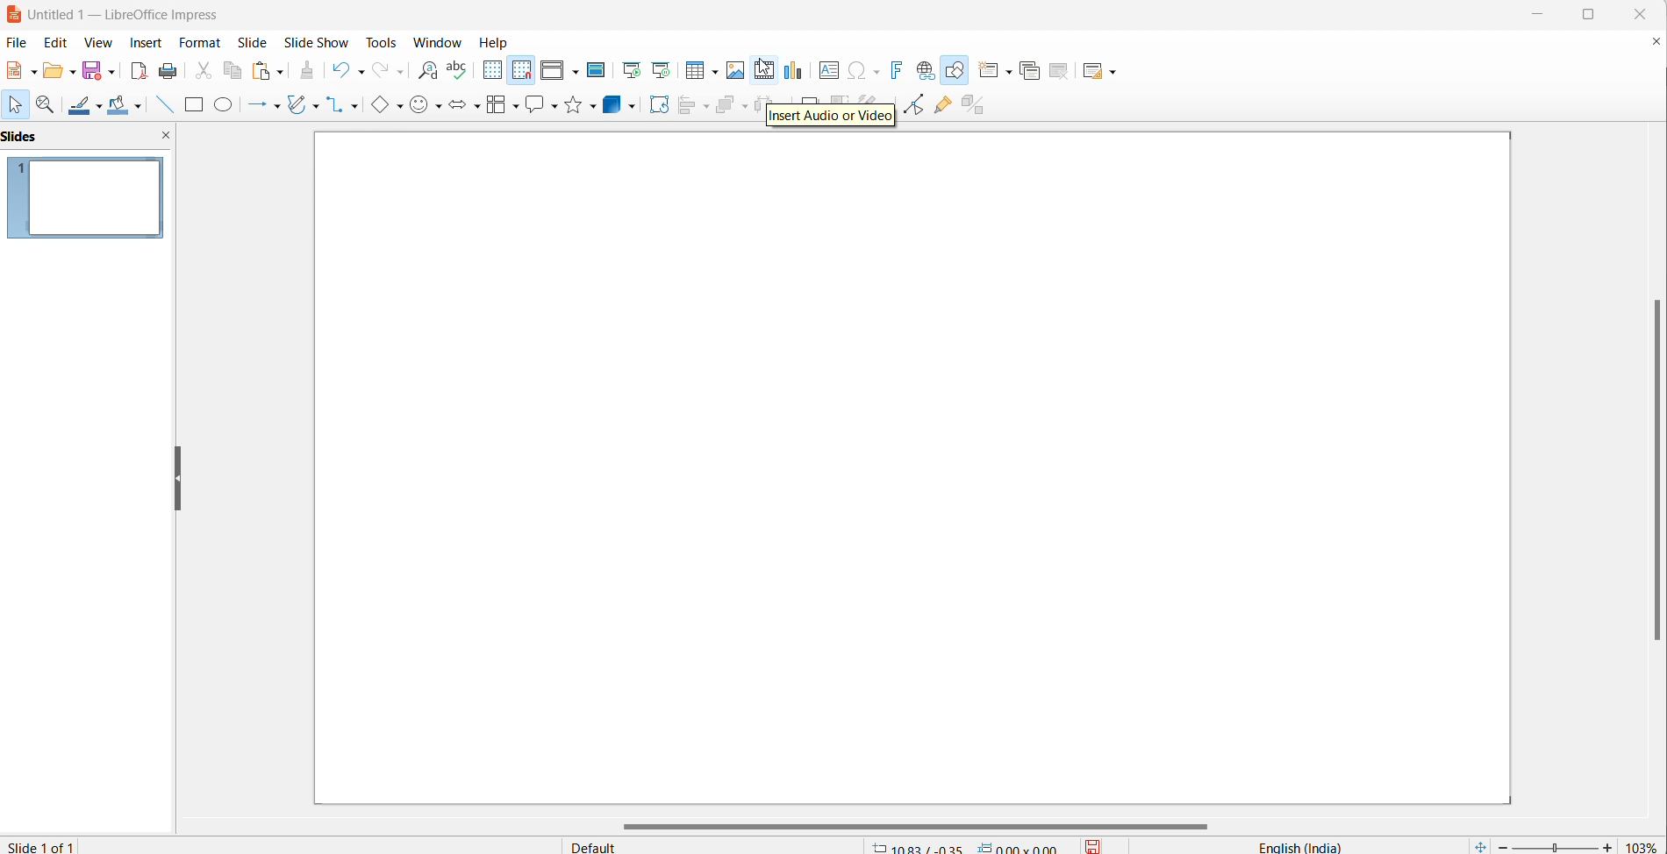 This screenshot has width=1667, height=854. What do you see at coordinates (420, 105) in the screenshot?
I see `symbol shapes` at bounding box center [420, 105].